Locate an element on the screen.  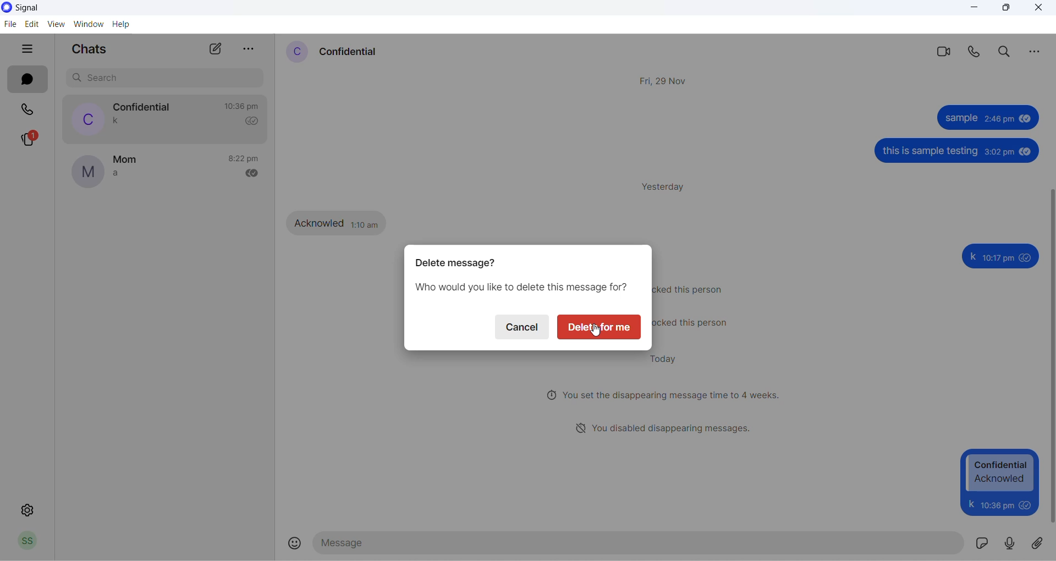
Acknowled is located at coordinates (317, 224).